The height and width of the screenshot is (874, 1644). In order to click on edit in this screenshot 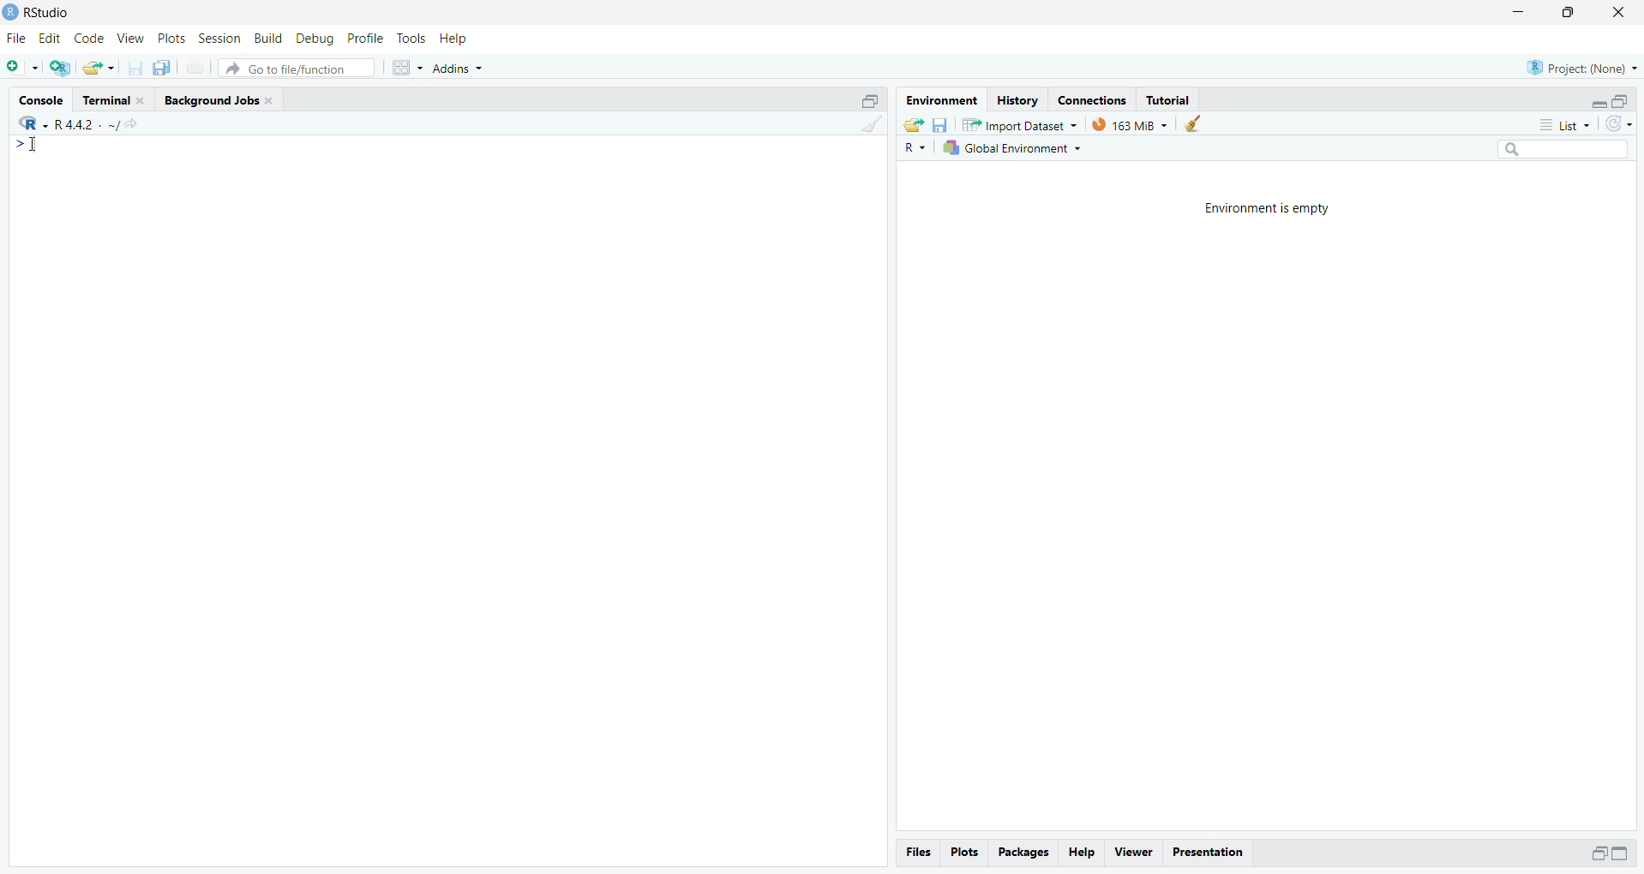, I will do `click(50, 38)`.